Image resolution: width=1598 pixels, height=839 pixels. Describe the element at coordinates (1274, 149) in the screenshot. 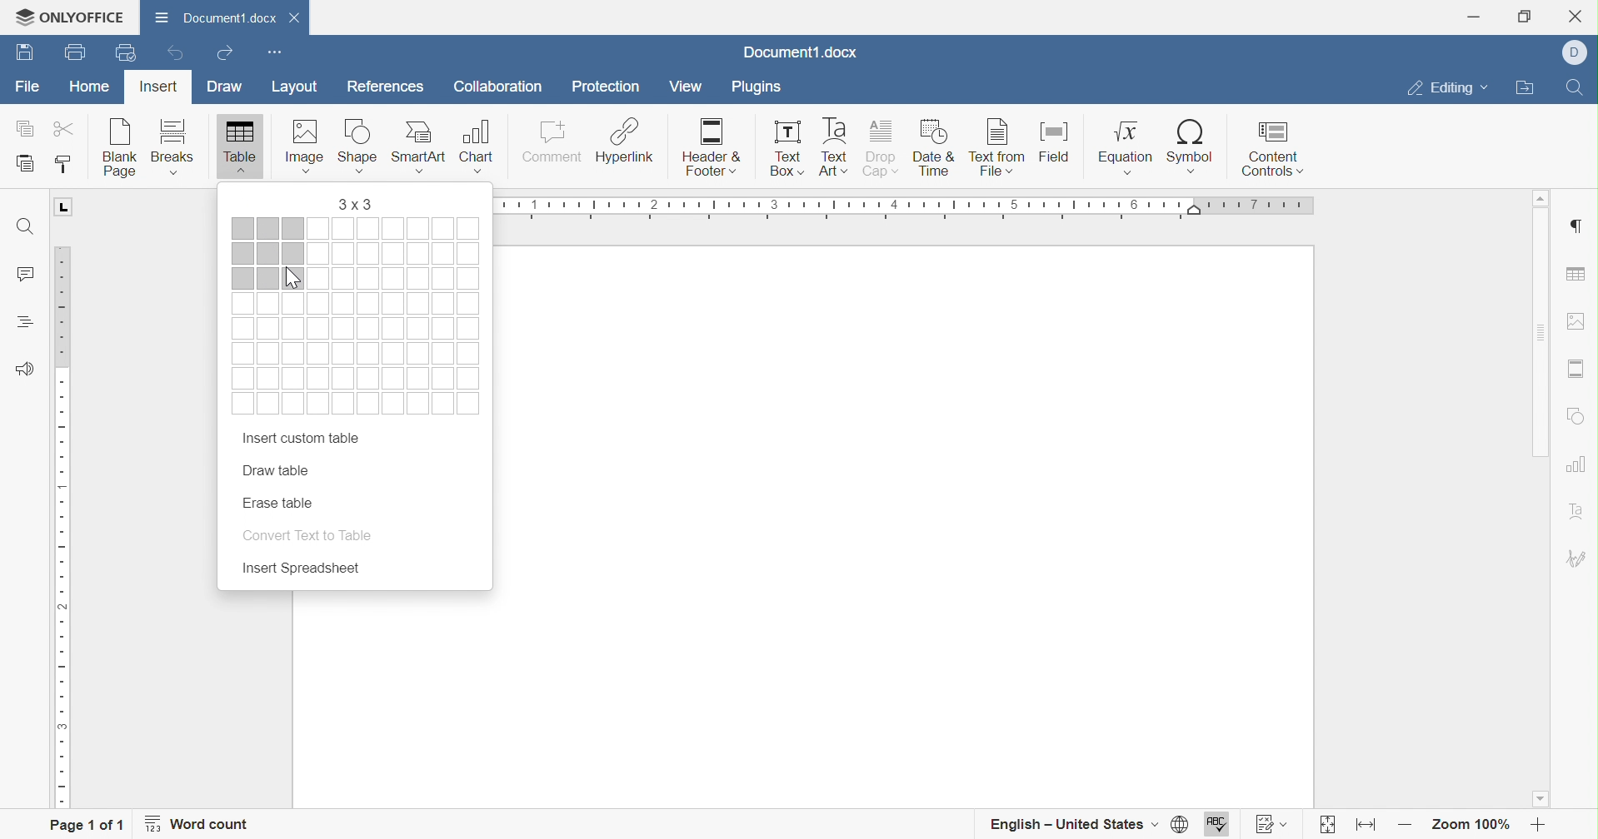

I see `Content controls` at that location.